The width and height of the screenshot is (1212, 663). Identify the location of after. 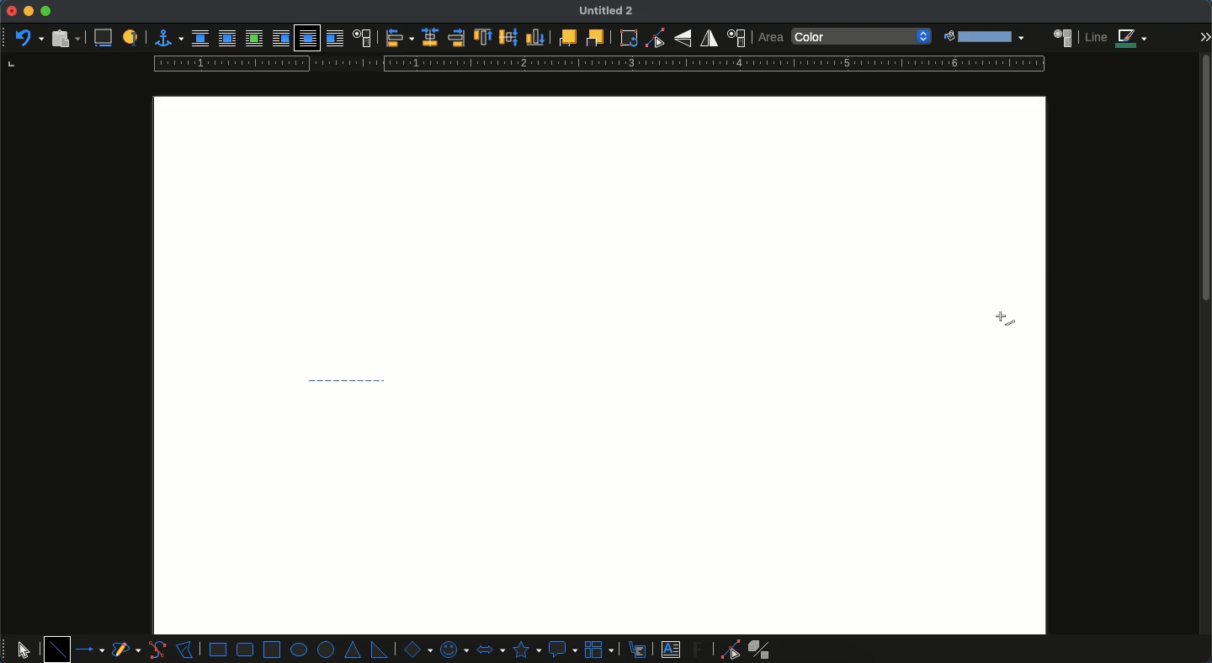
(334, 38).